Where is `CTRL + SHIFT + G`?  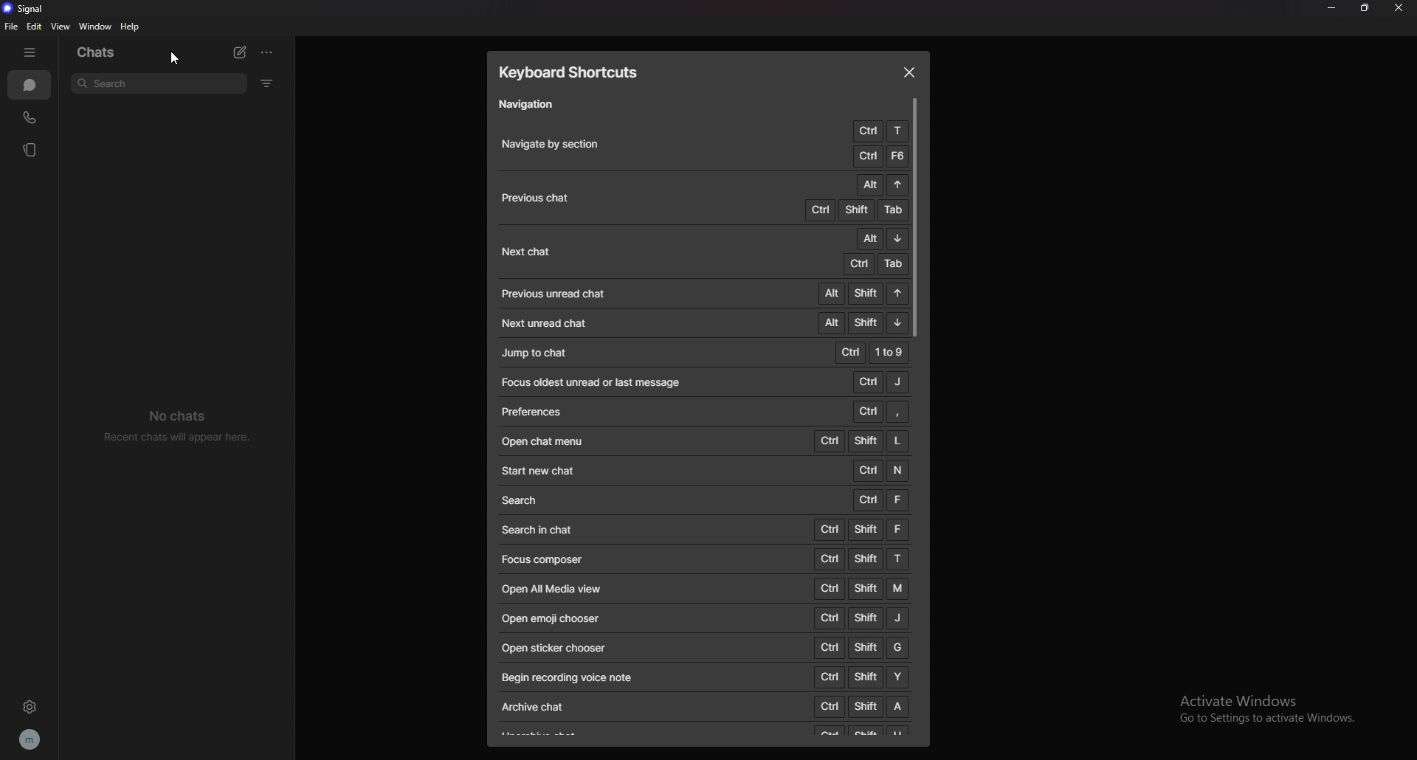 CTRL + SHIFT + G is located at coordinates (861, 647).